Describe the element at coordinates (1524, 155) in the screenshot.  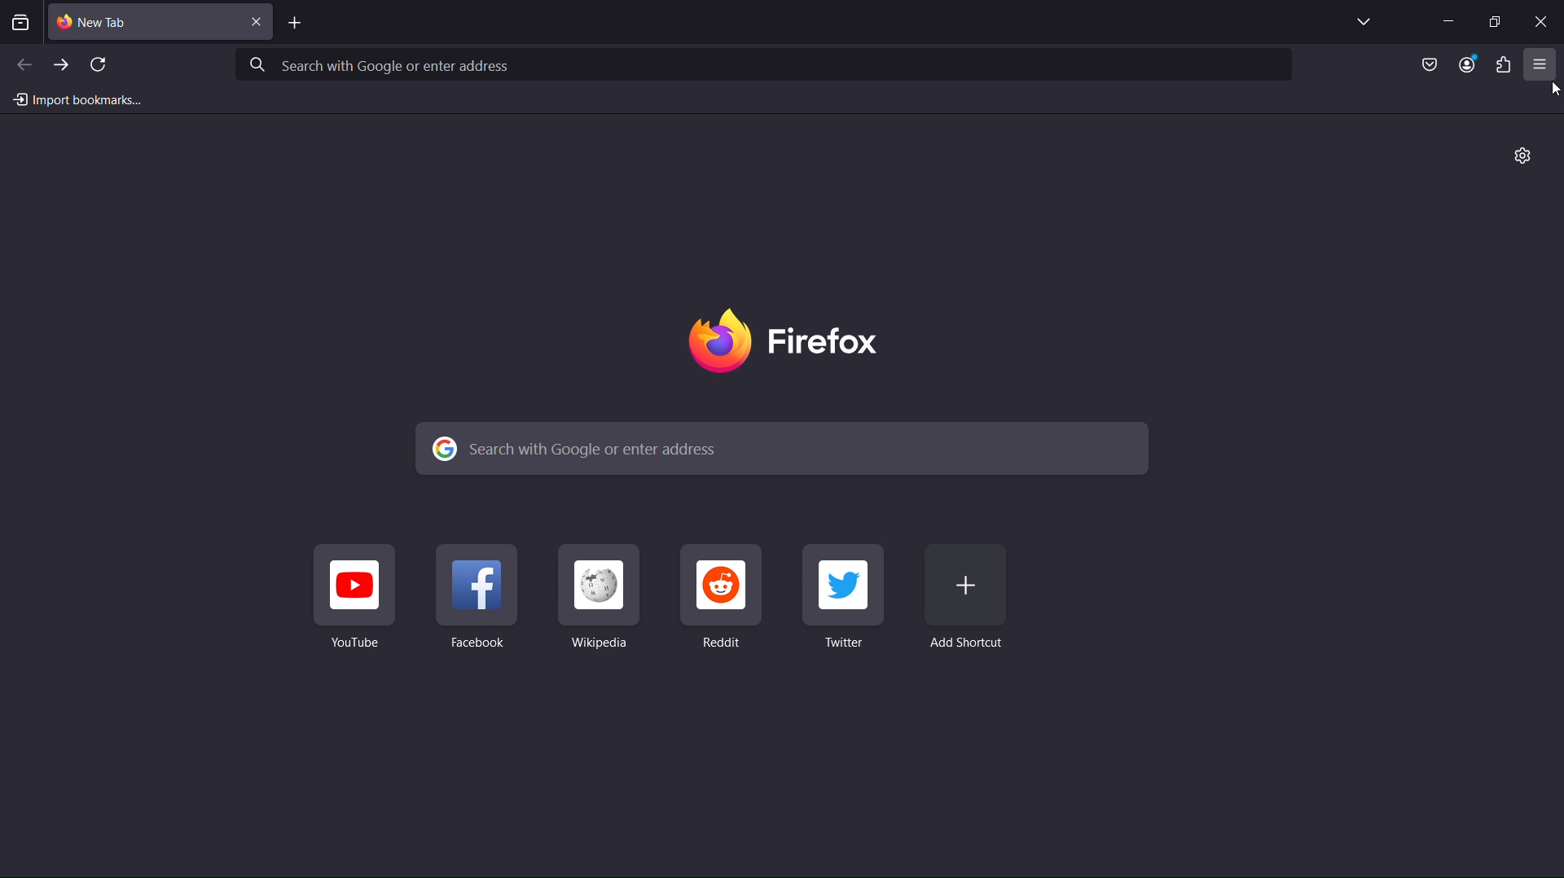
I see `Personalize New Tab` at that location.